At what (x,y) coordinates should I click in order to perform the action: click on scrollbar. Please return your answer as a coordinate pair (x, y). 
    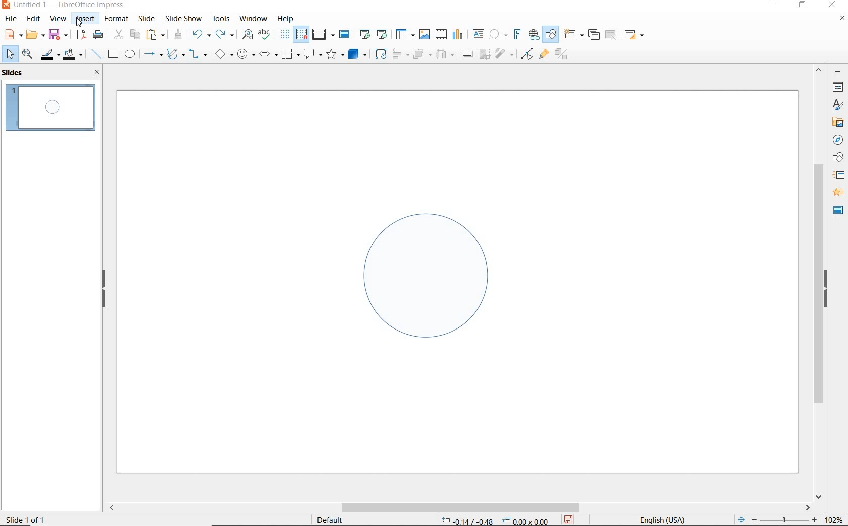
    Looking at the image, I should click on (819, 282).